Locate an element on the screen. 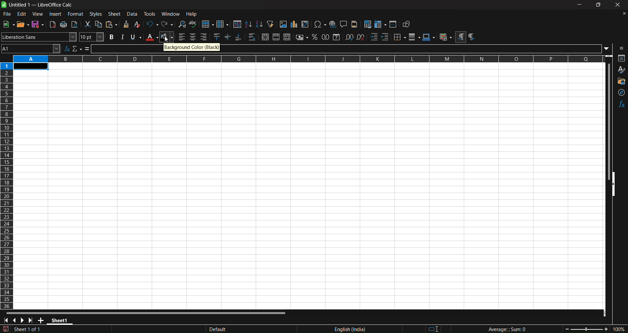  split window is located at coordinates (393, 24).